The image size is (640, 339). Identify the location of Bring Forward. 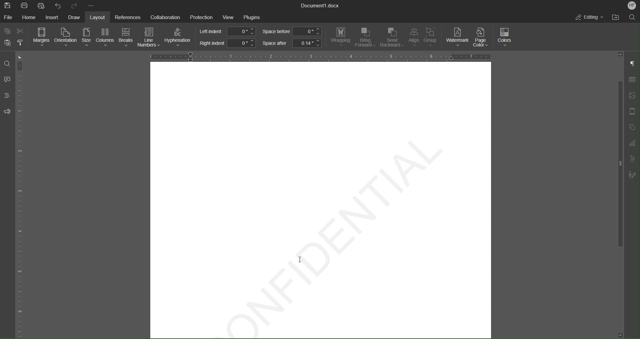
(365, 37).